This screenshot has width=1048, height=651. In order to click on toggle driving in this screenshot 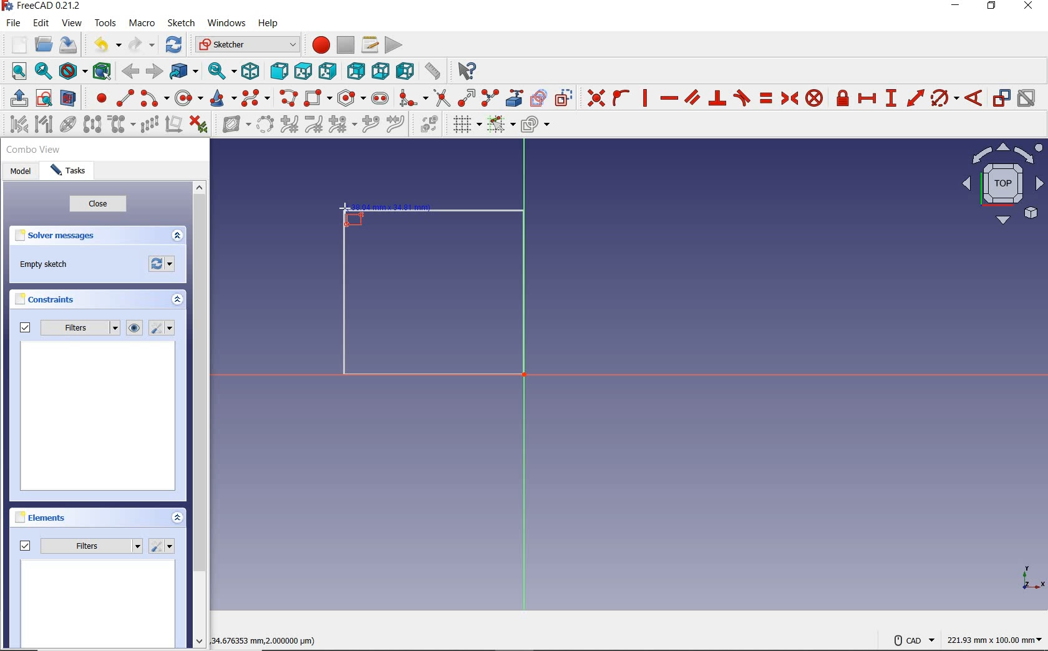, I will do `click(1002, 98)`.